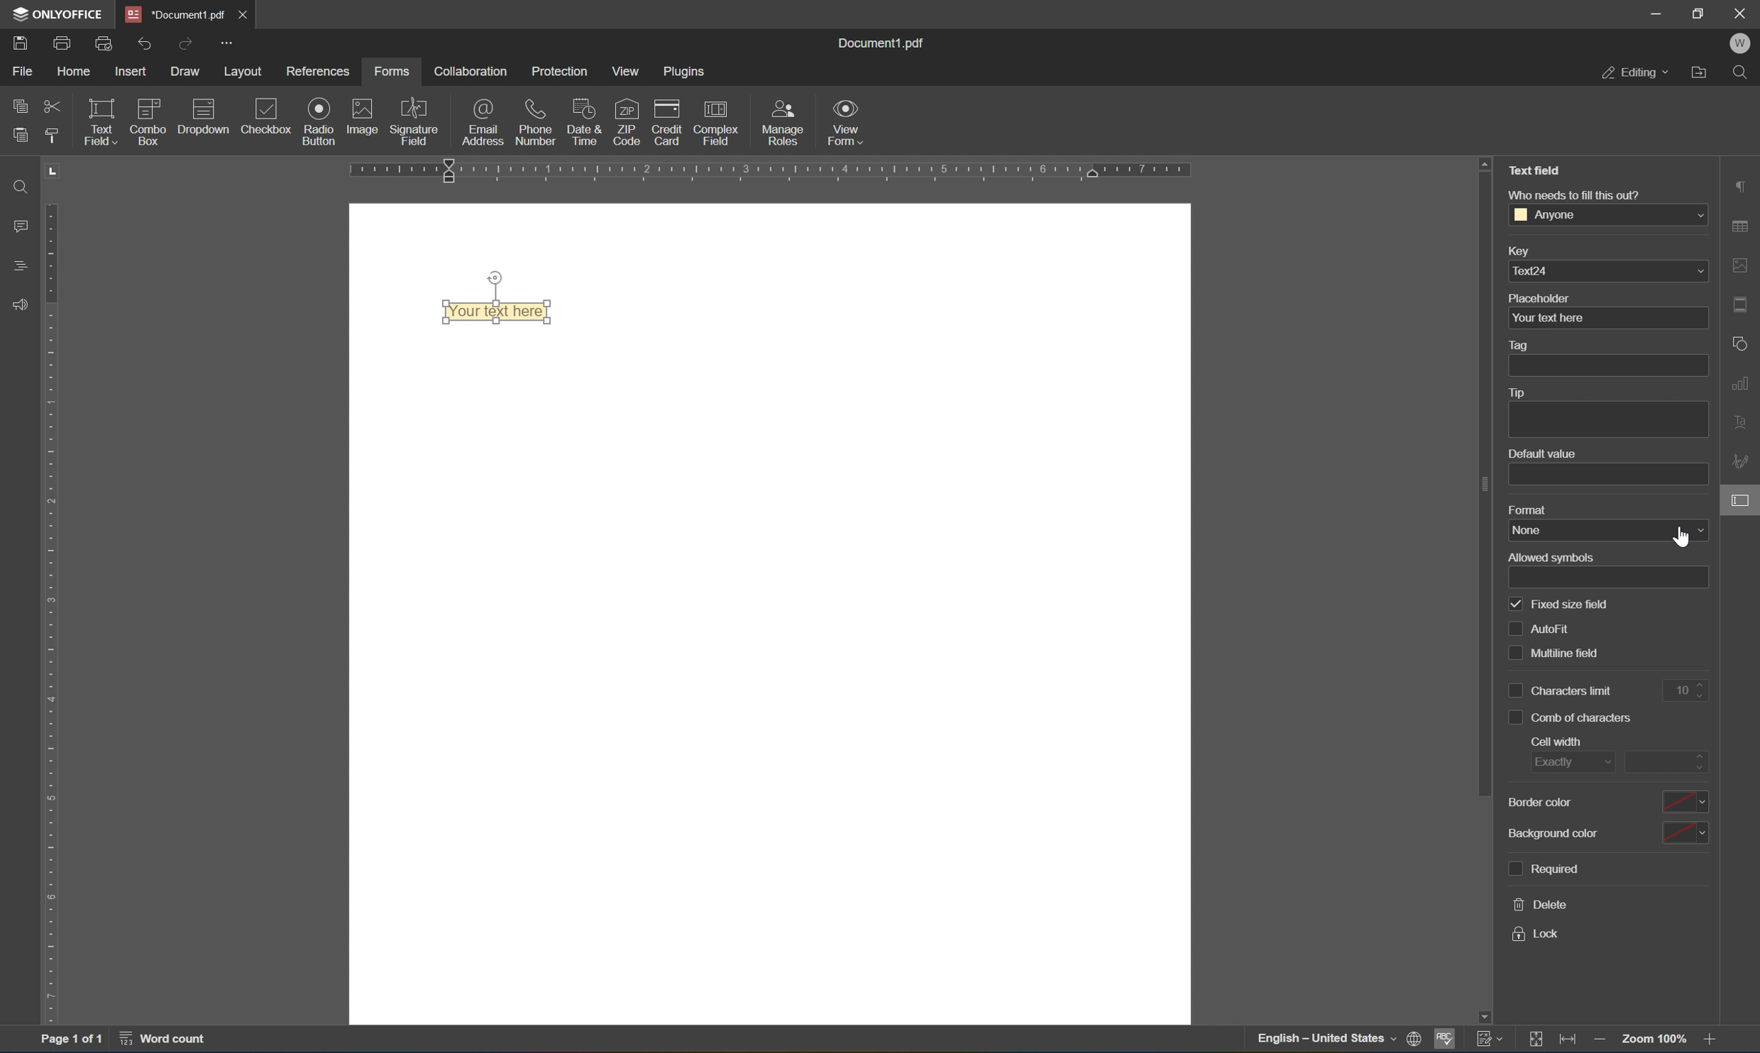 The width and height of the screenshot is (1760, 1053). Describe the element at coordinates (246, 72) in the screenshot. I see `layout` at that location.